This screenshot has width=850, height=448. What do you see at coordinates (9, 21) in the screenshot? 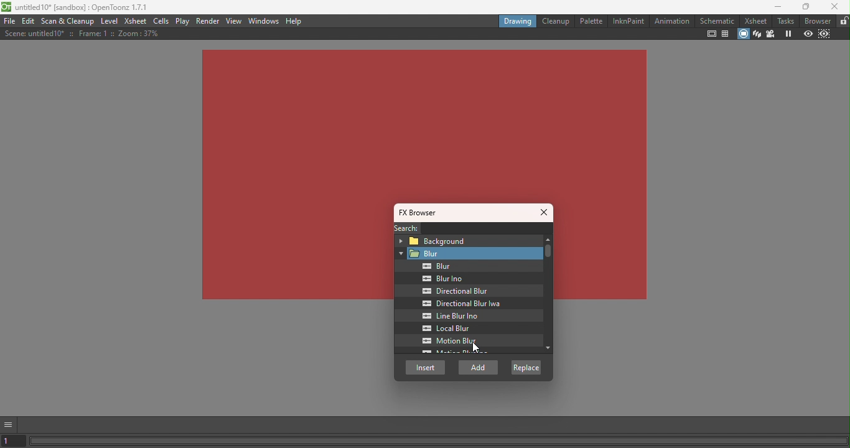
I see `File` at bounding box center [9, 21].